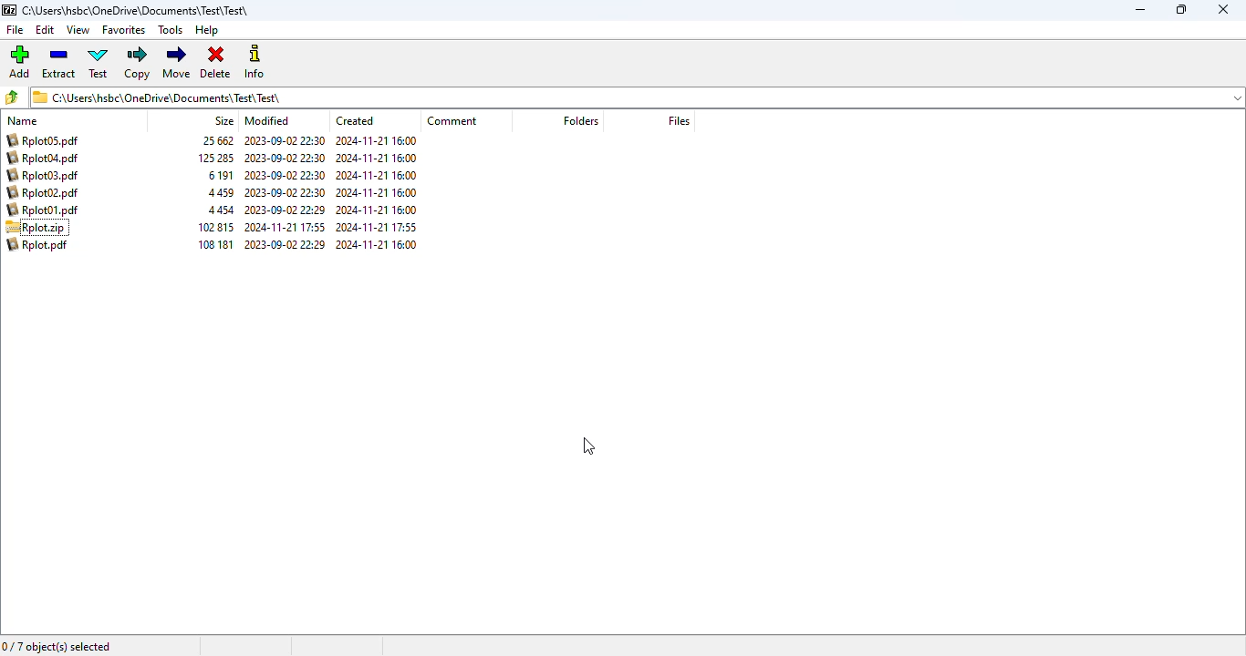 The height and width of the screenshot is (656, 1246). Describe the element at coordinates (123, 30) in the screenshot. I see `favorites` at that location.